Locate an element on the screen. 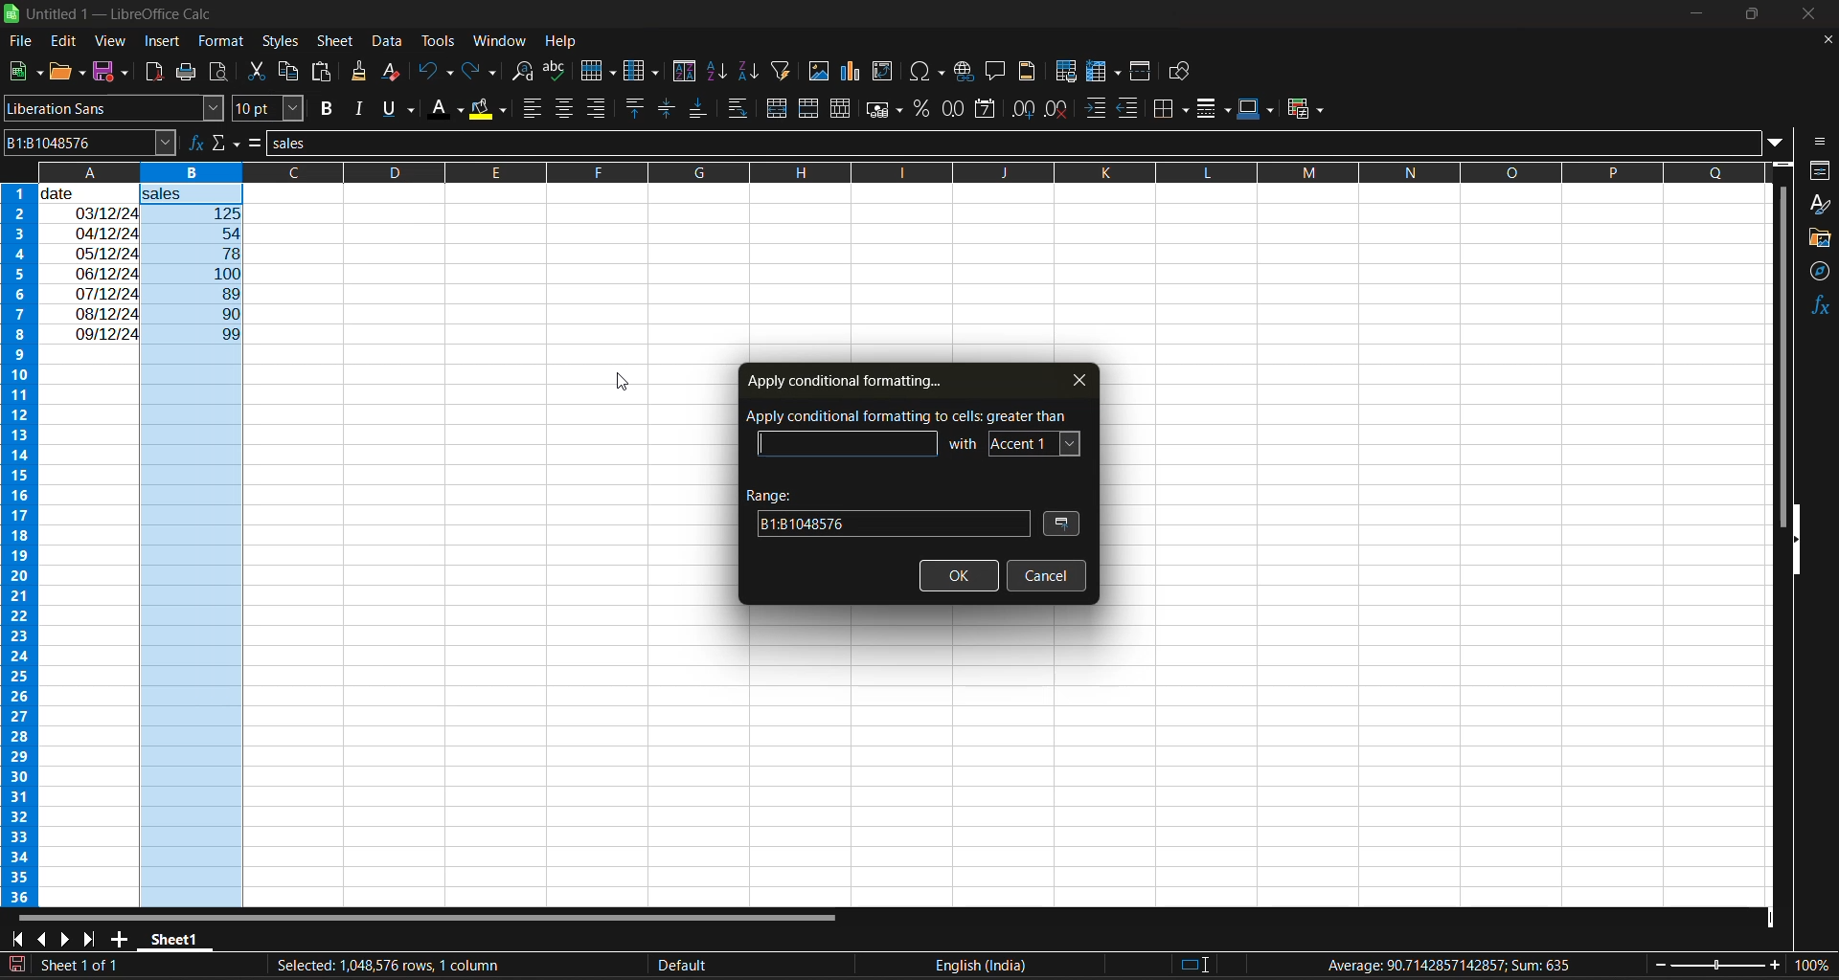 This screenshot has height=980, width=1839. selected area is located at coordinates (386, 966).